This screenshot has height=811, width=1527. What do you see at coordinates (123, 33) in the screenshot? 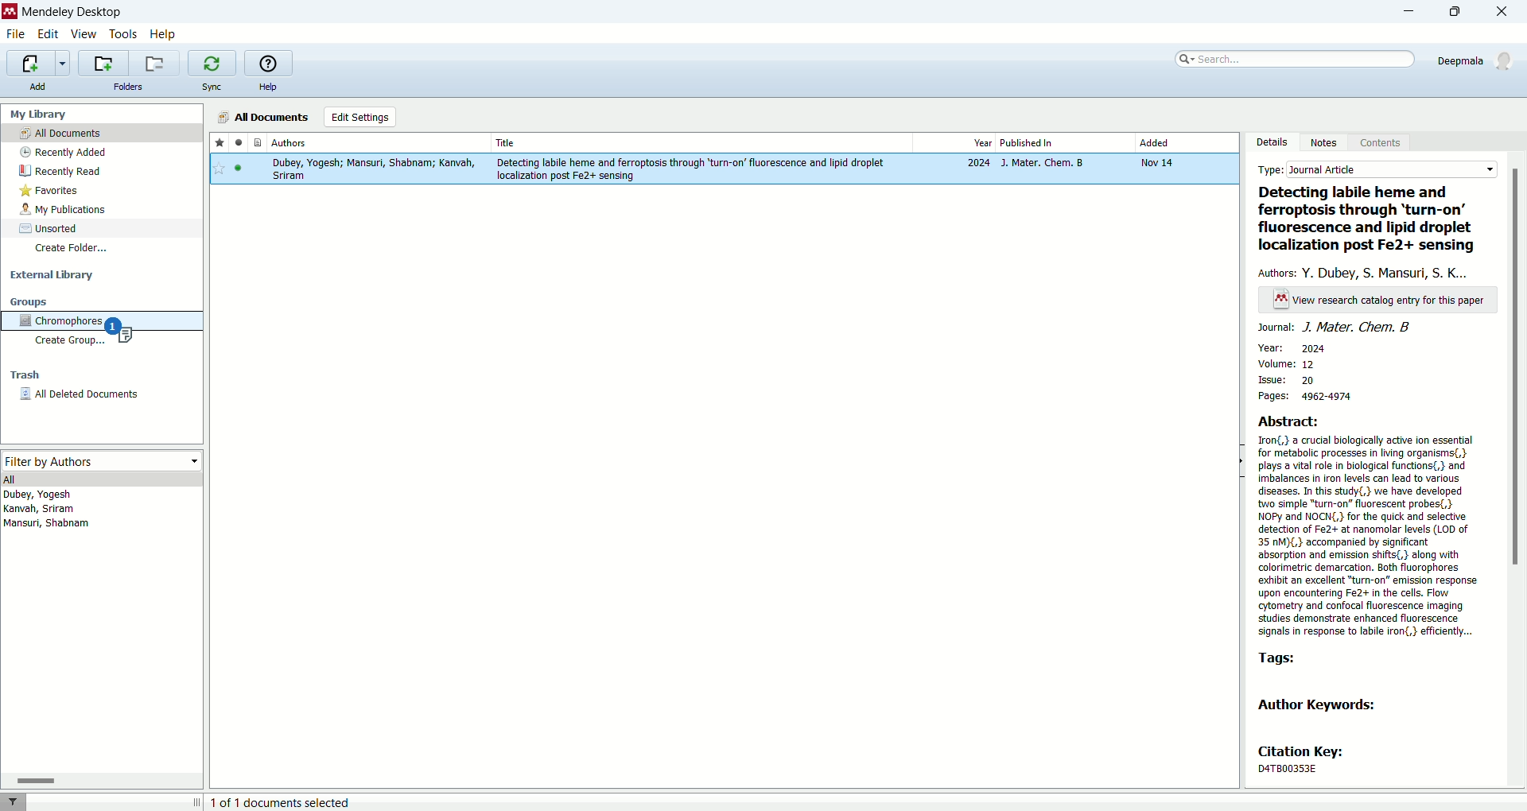
I see `tools` at bounding box center [123, 33].